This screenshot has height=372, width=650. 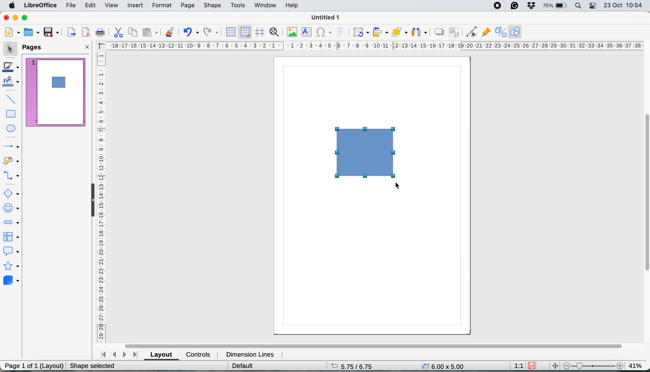 What do you see at coordinates (514, 5) in the screenshot?
I see `grammarly` at bounding box center [514, 5].